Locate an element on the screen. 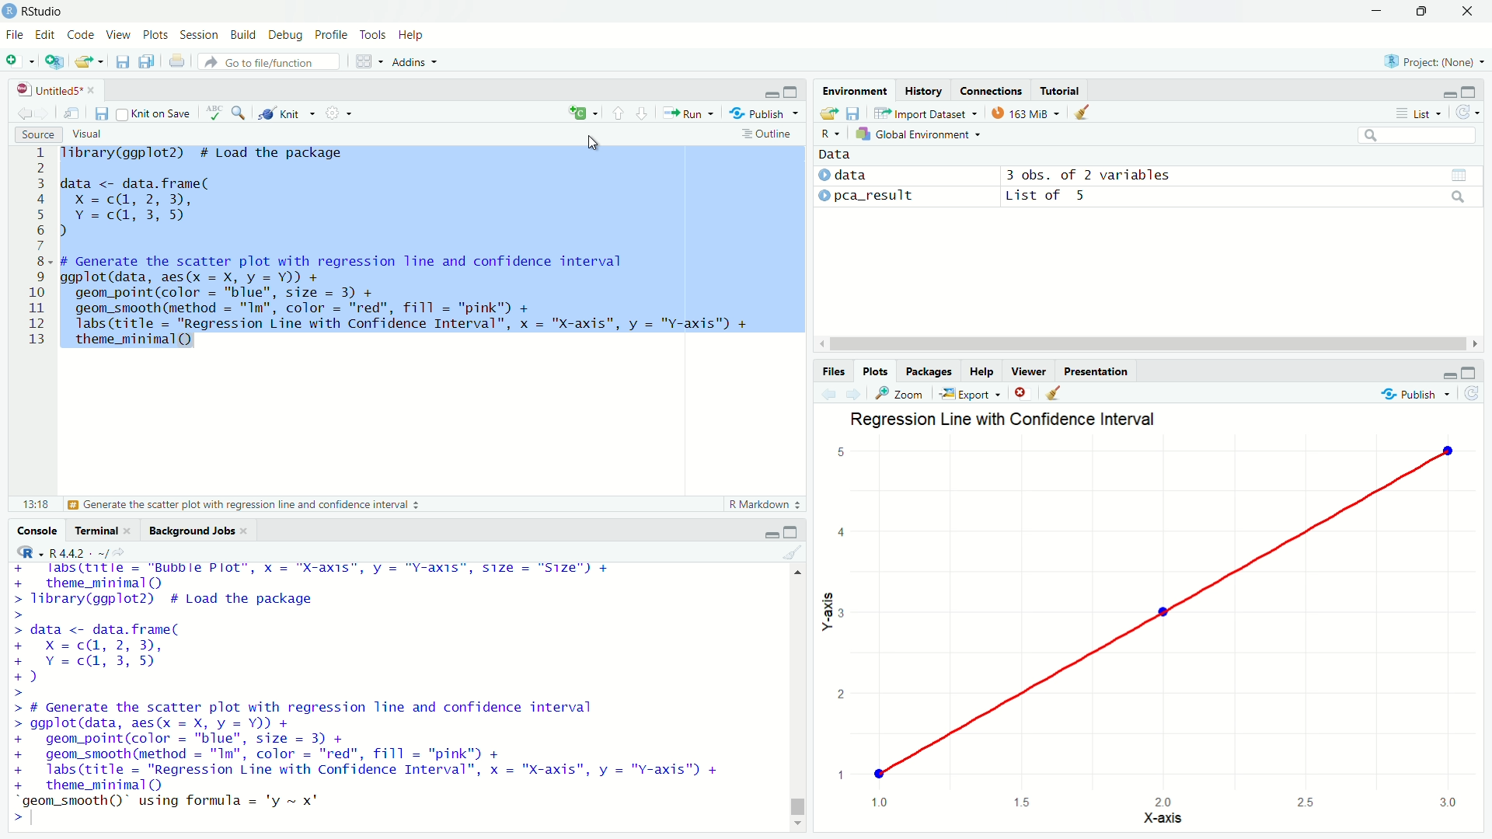 Image resolution: width=1492 pixels, height=839 pixels. Open an existing file is located at coordinates (79, 61).